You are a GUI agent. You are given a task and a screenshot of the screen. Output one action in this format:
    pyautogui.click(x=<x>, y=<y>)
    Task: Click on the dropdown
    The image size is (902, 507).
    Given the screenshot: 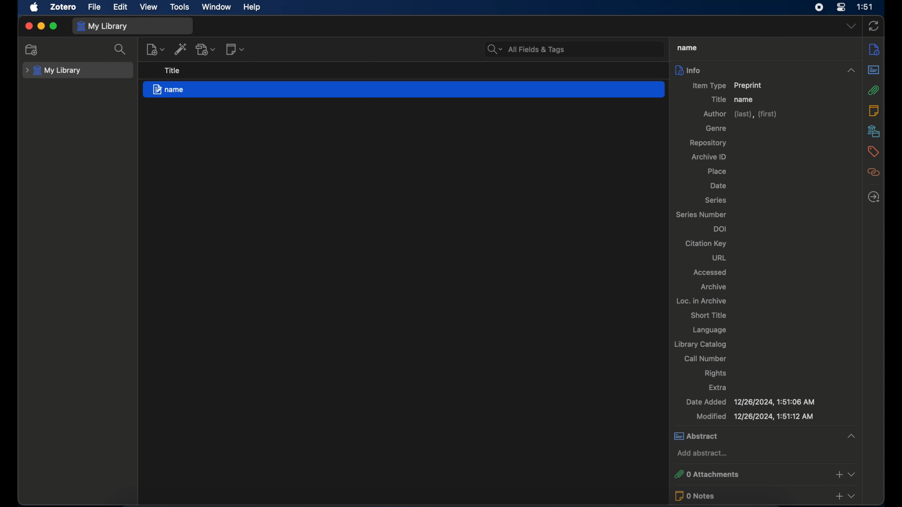 What is the action you would take?
    pyautogui.click(x=851, y=25)
    